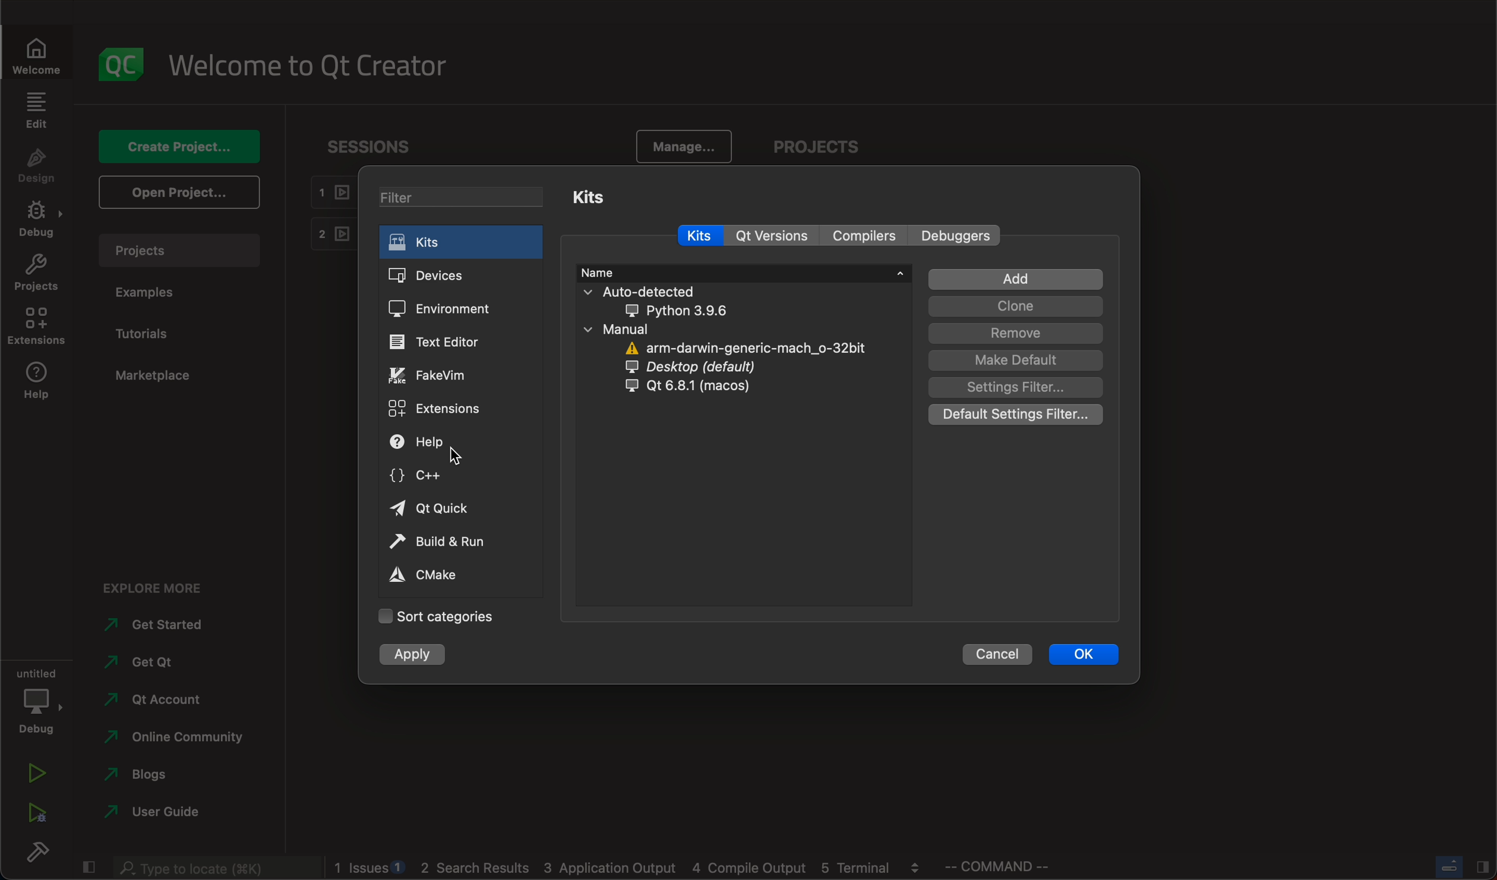  Describe the element at coordinates (182, 191) in the screenshot. I see `open` at that location.